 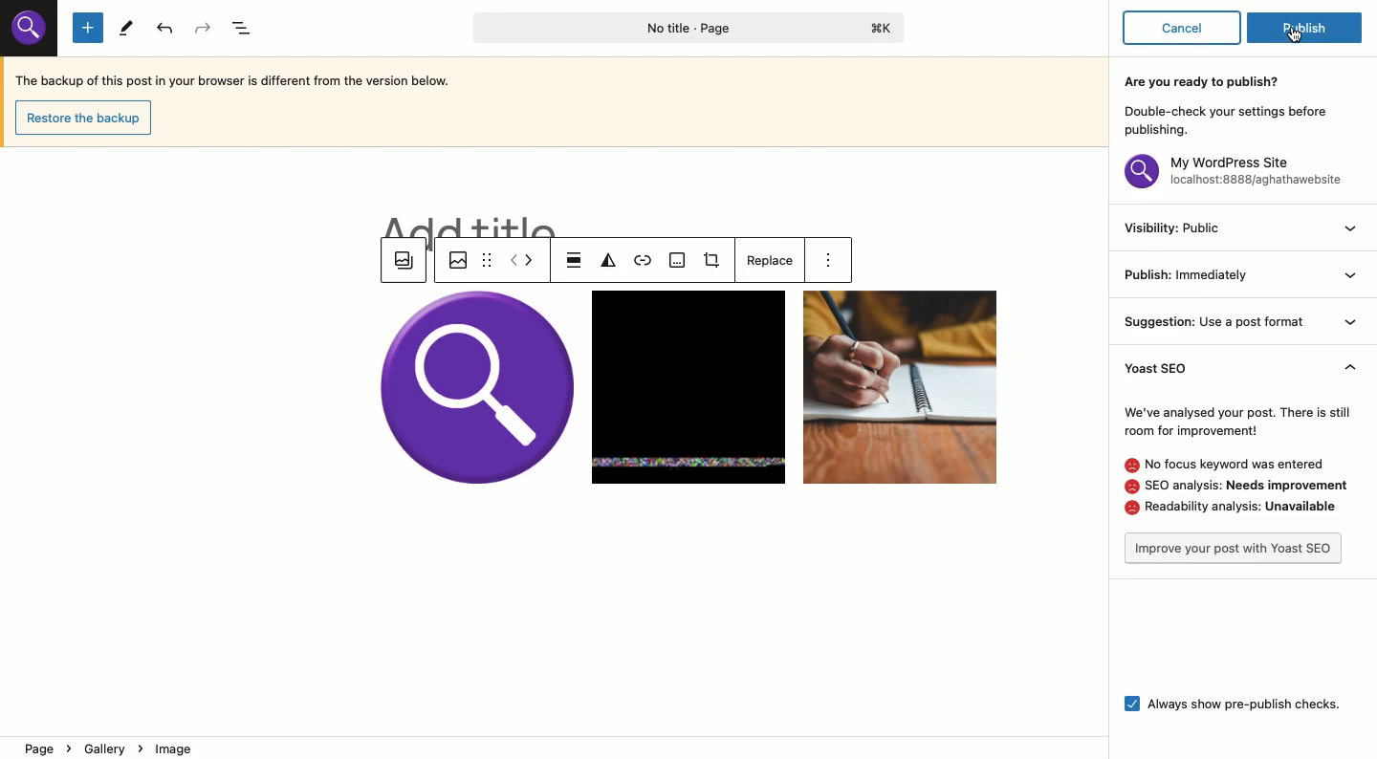 What do you see at coordinates (245, 28) in the screenshot?
I see `Document overview` at bounding box center [245, 28].